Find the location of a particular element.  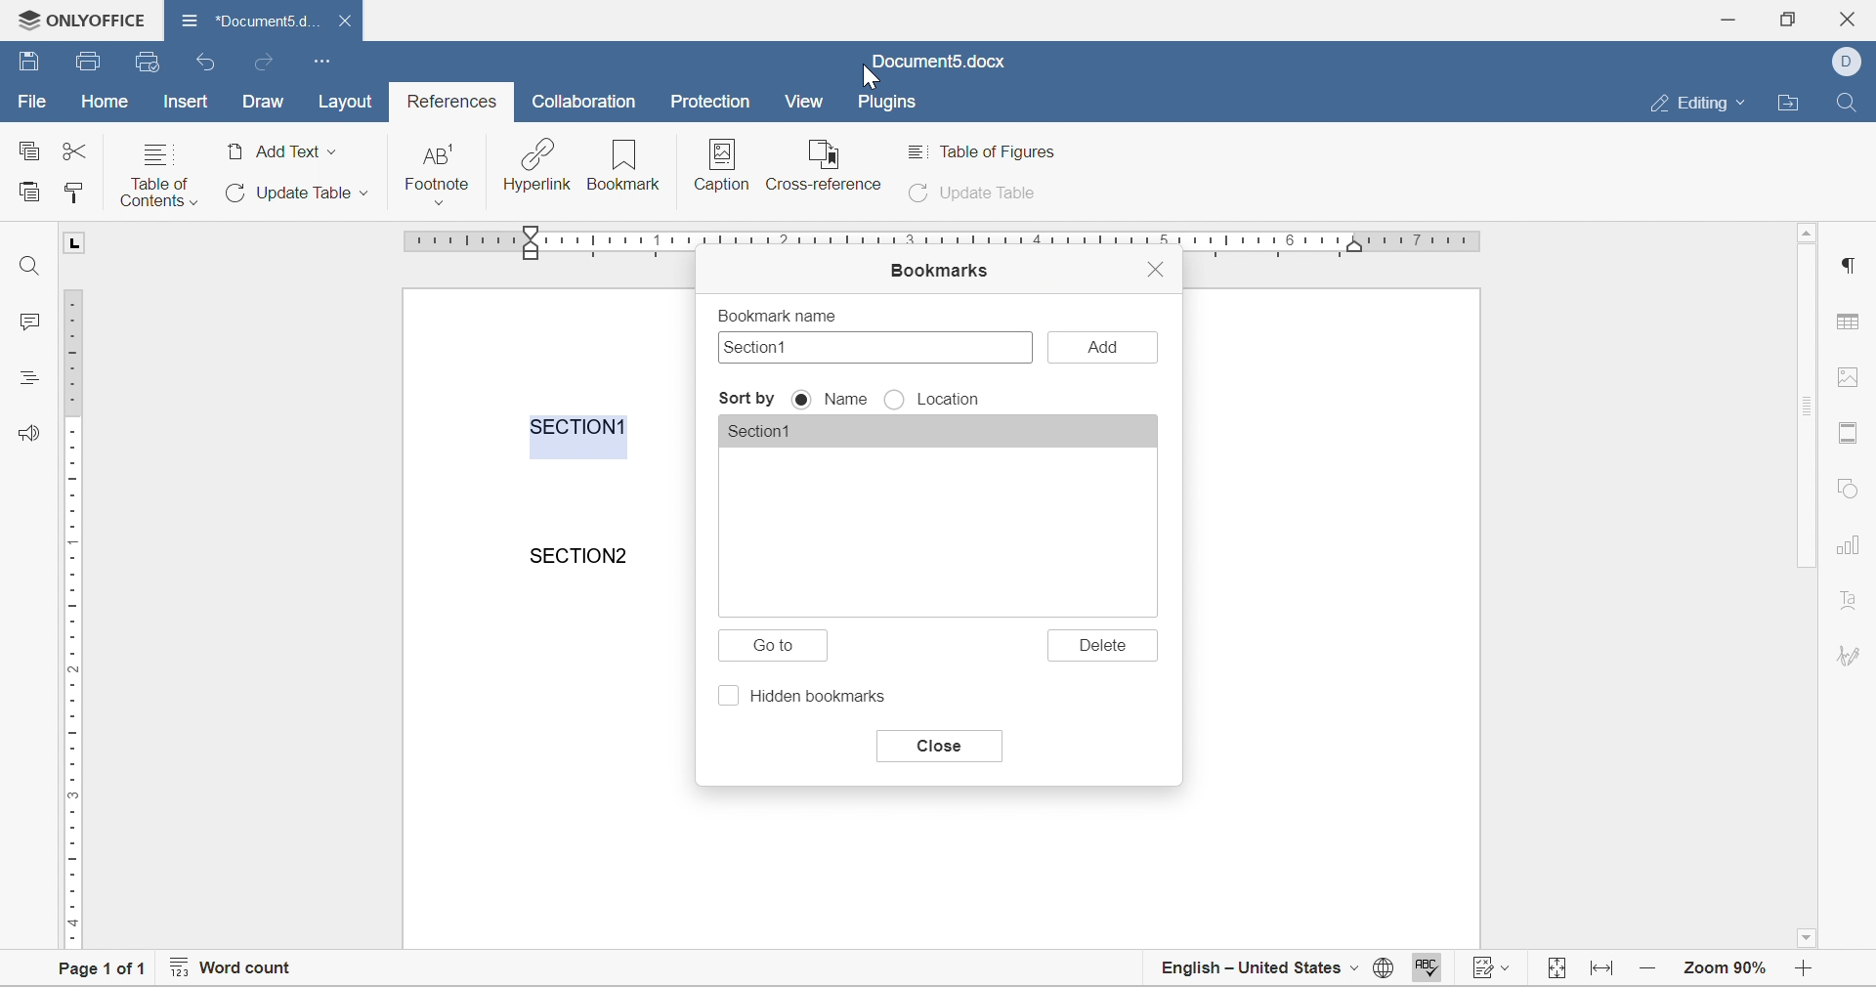

word count is located at coordinates (230, 970).